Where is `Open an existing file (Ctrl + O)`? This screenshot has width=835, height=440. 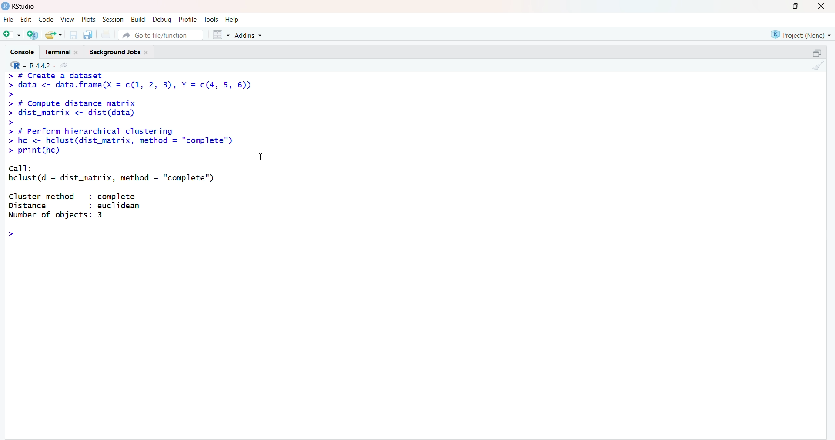 Open an existing file (Ctrl + O) is located at coordinates (53, 34).